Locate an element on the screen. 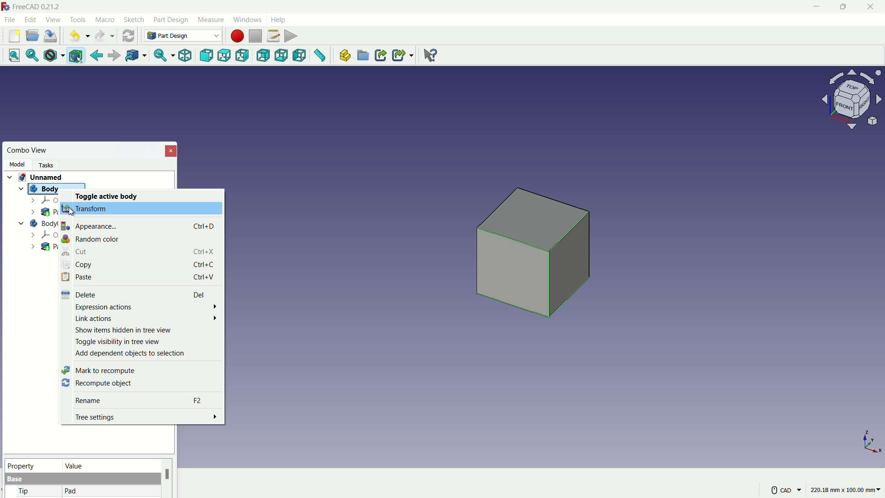 This screenshot has width=885, height=498. fit all is located at coordinates (11, 55).